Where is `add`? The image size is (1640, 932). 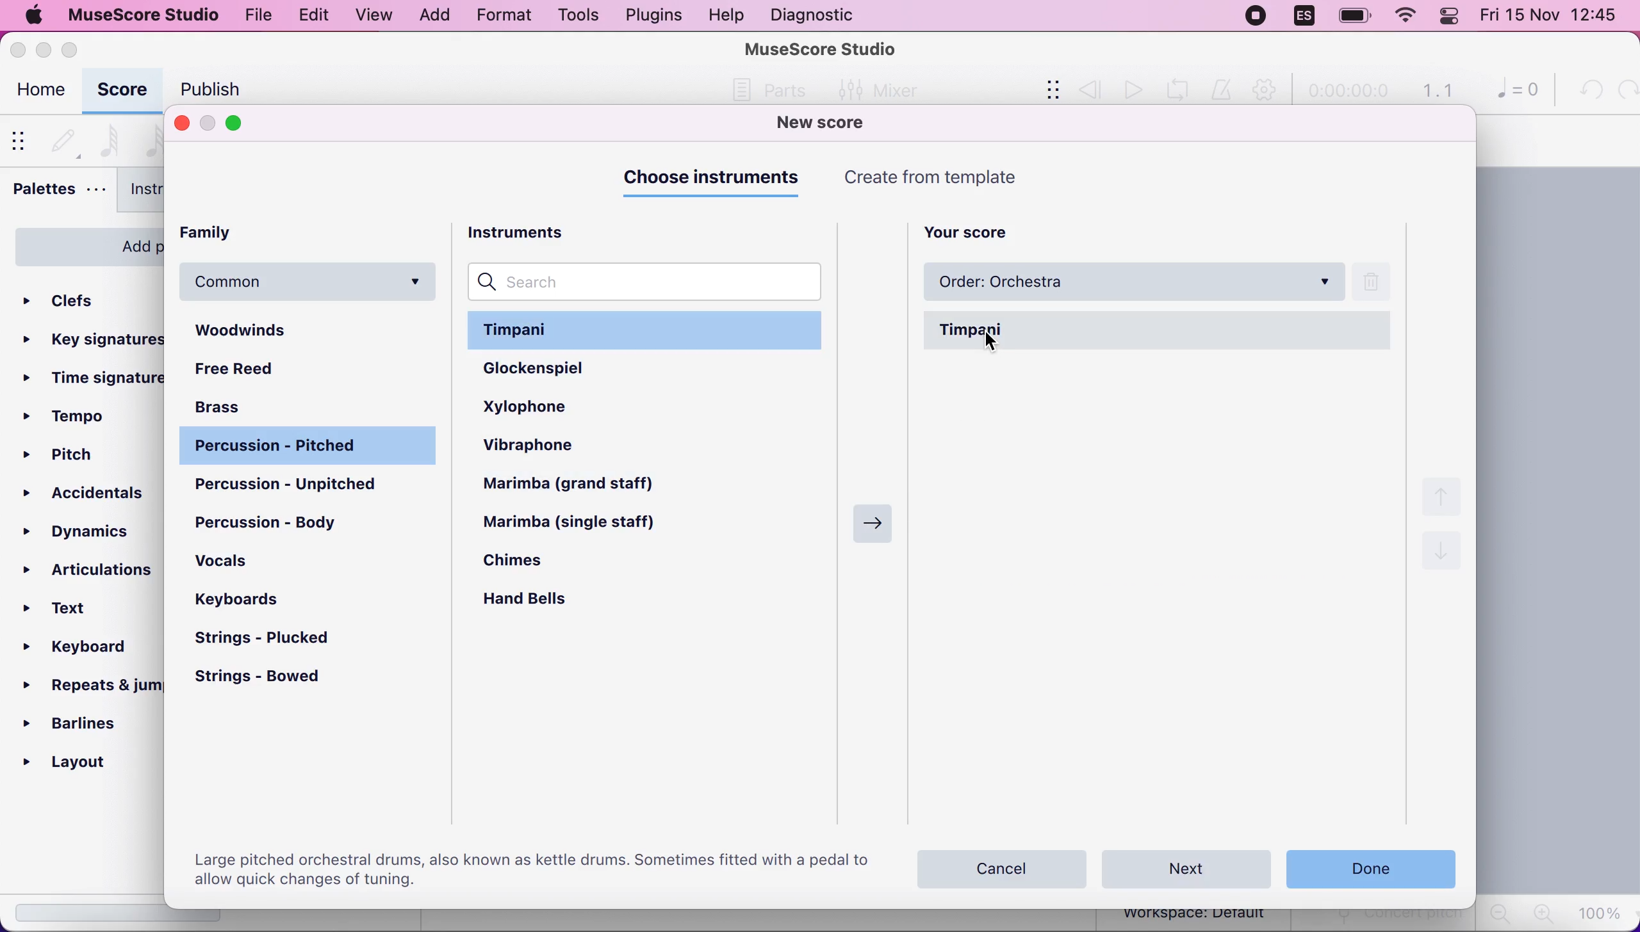 add is located at coordinates (434, 15).